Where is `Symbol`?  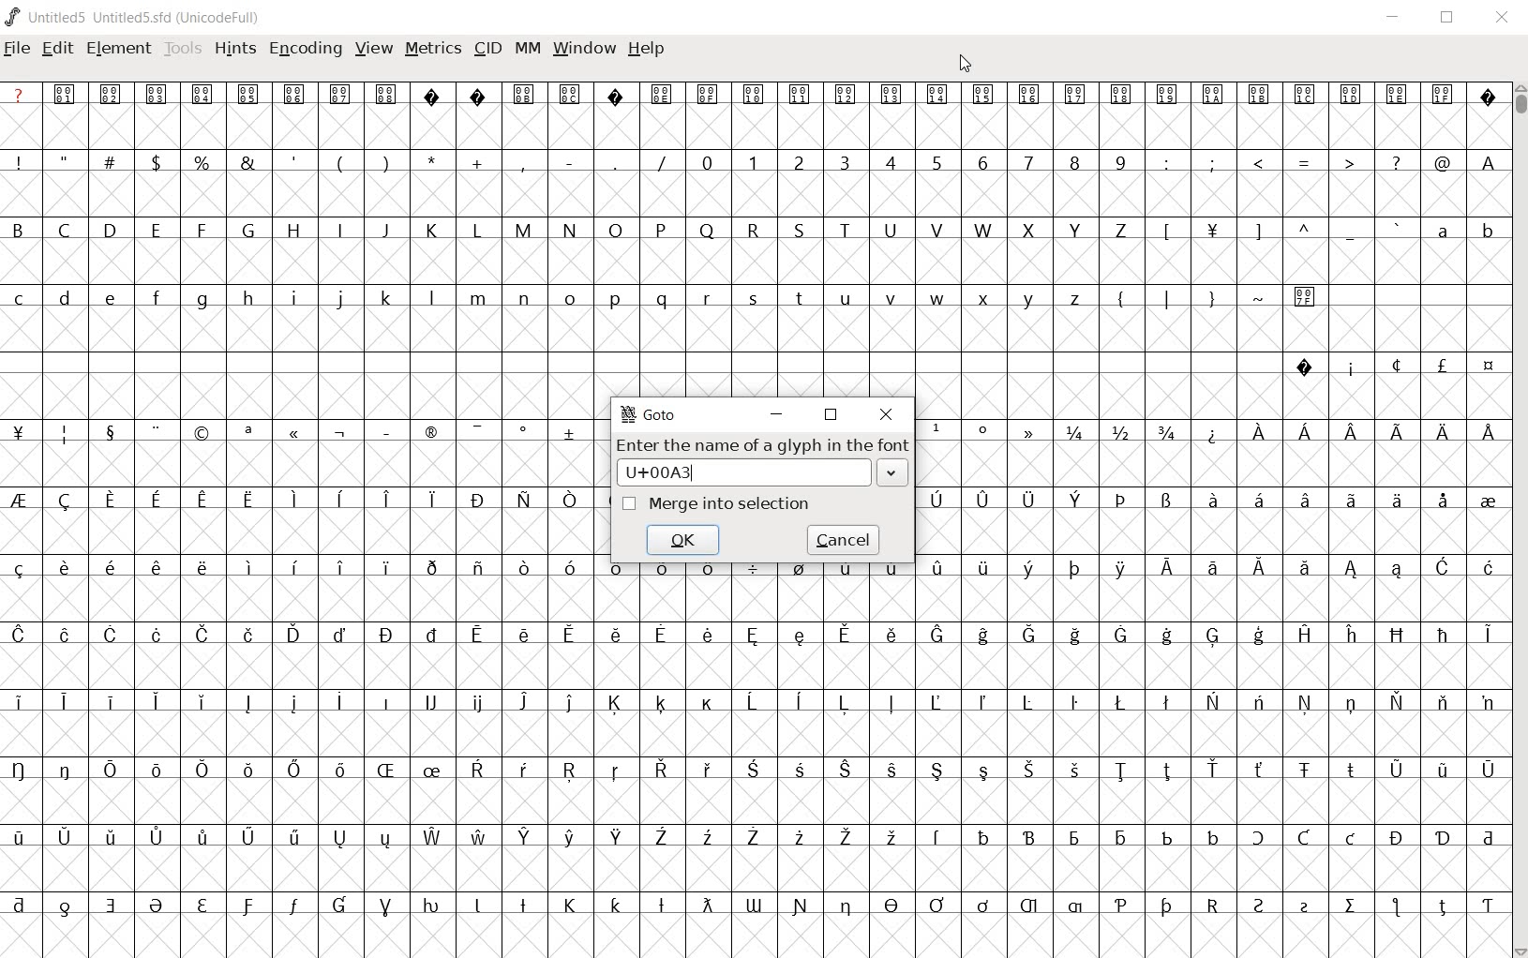
Symbol is located at coordinates (982, 498).